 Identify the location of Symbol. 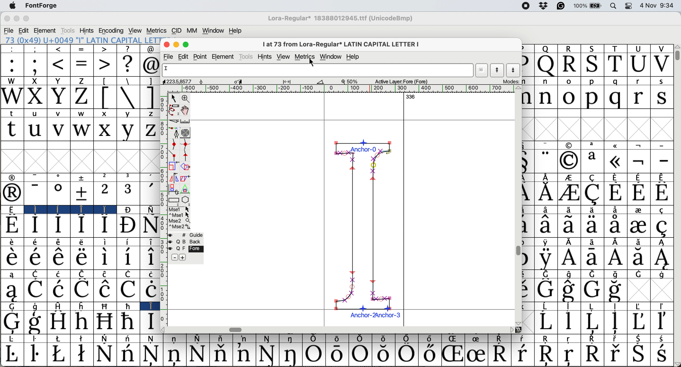
(314, 355).